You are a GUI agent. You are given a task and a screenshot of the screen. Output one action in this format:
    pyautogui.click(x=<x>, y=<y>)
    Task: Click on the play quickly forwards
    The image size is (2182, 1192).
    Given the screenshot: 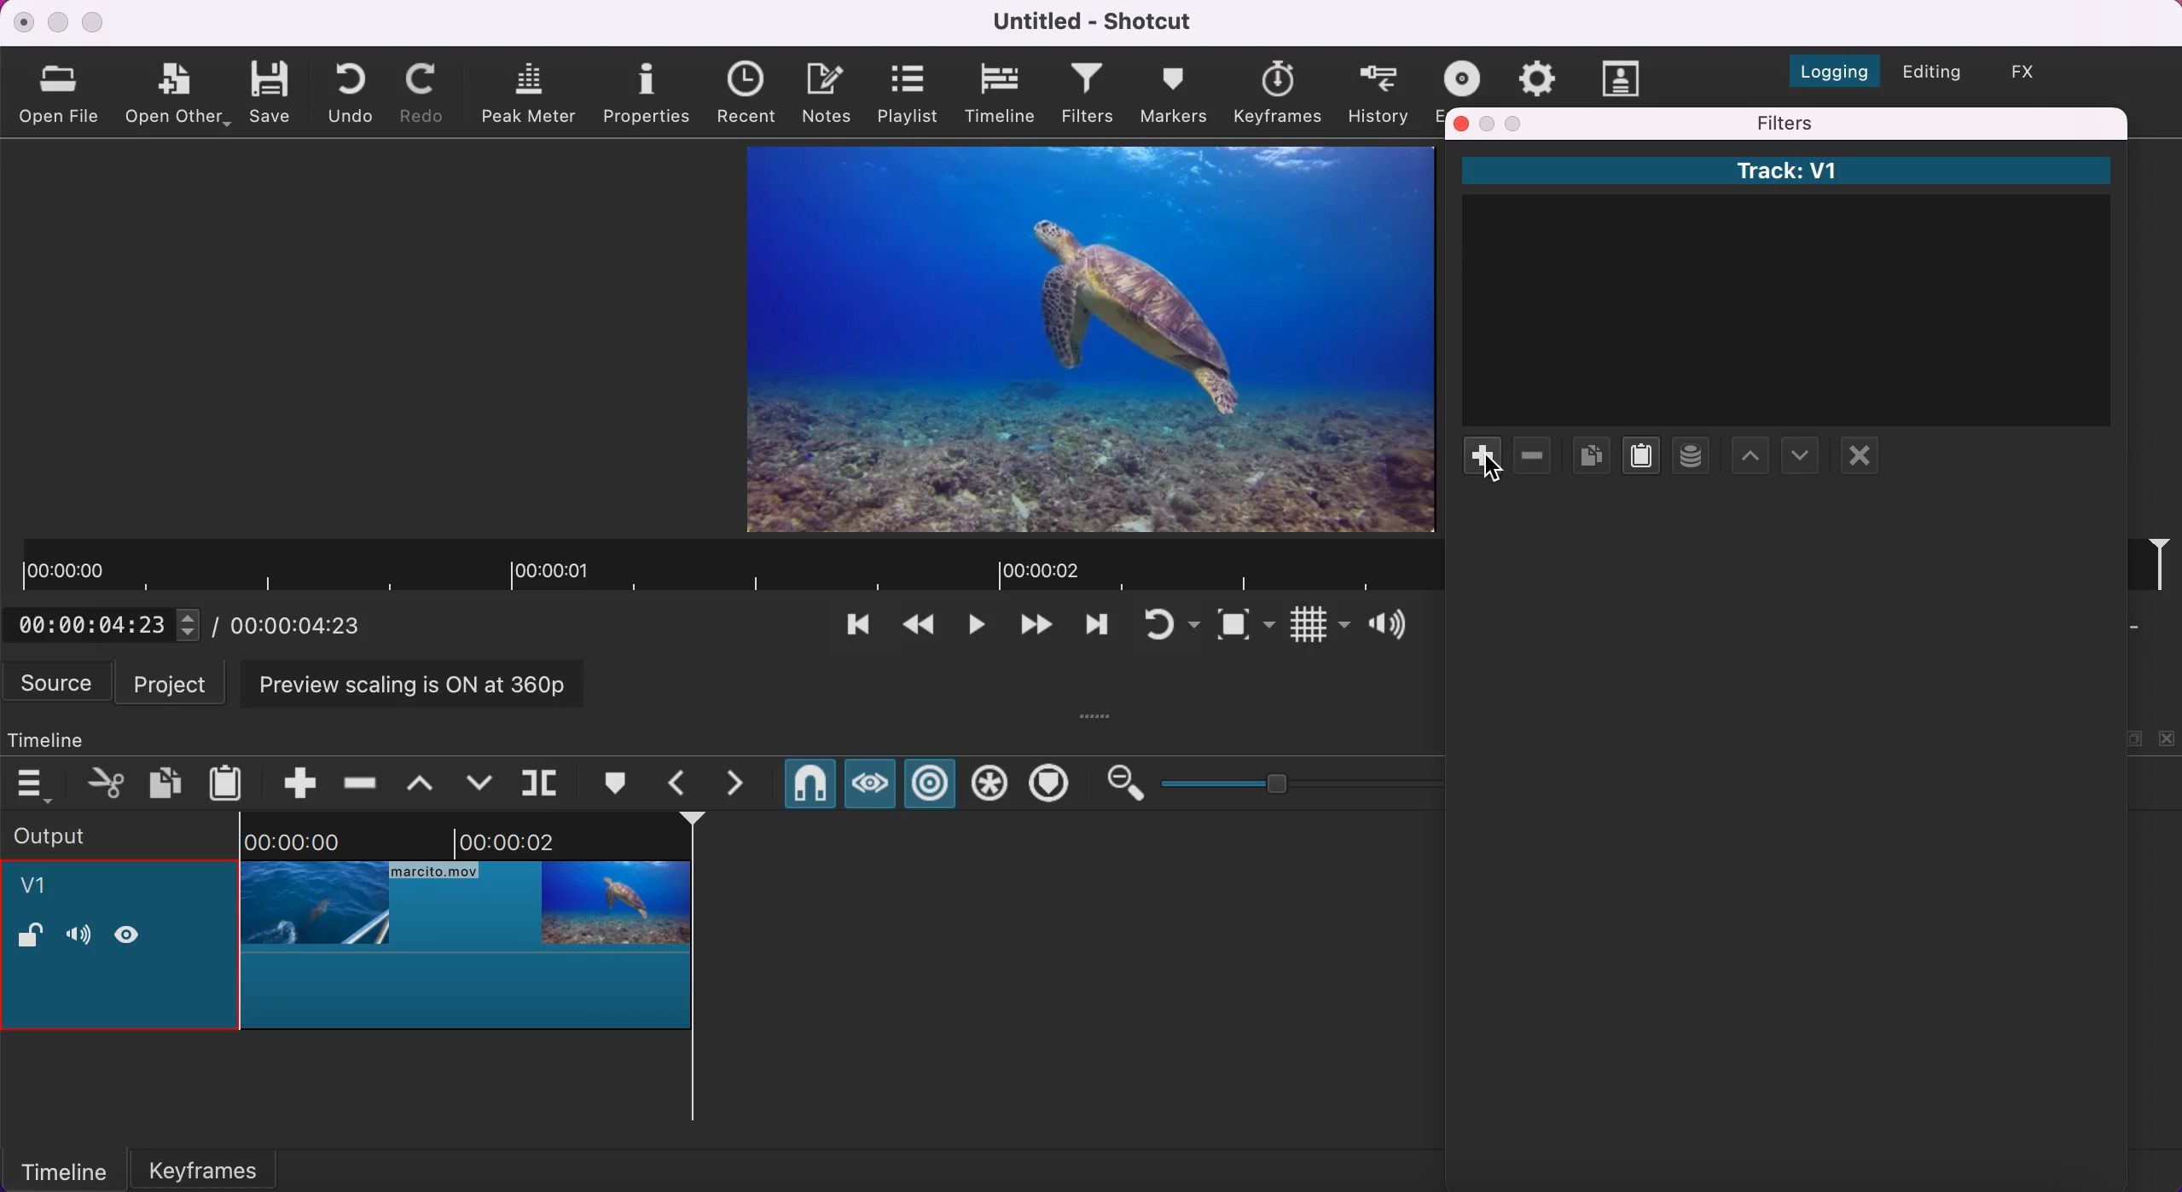 What is the action you would take?
    pyautogui.click(x=1094, y=629)
    